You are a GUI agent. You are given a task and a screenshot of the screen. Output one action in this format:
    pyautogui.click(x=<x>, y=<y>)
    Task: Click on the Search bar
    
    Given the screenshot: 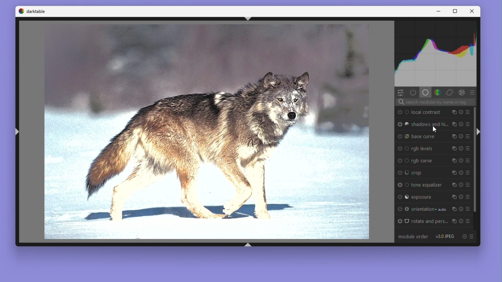 What is the action you would take?
    pyautogui.click(x=436, y=102)
    